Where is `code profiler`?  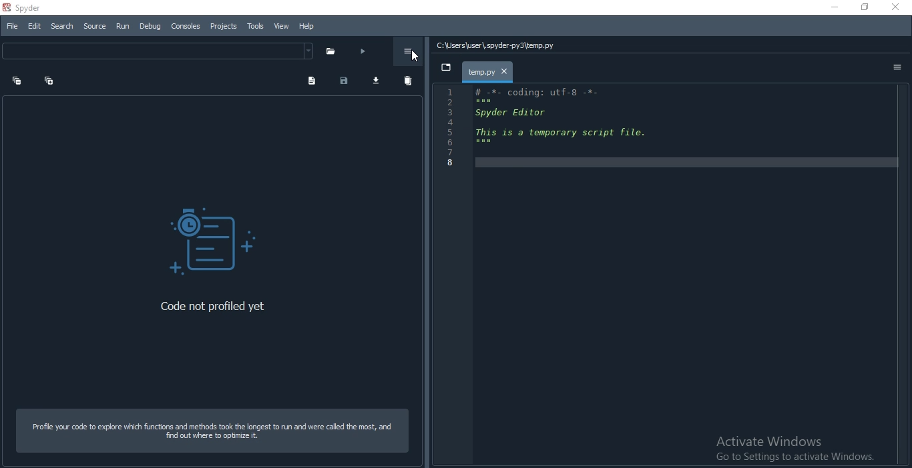 code profiler is located at coordinates (202, 233).